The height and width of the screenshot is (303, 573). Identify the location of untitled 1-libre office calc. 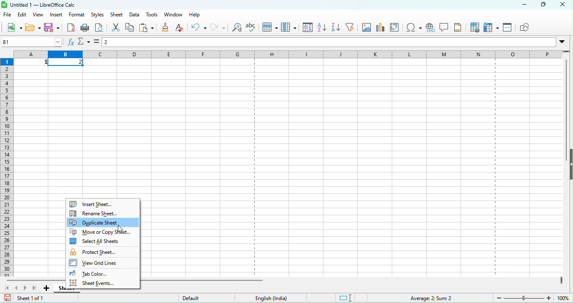
(43, 4).